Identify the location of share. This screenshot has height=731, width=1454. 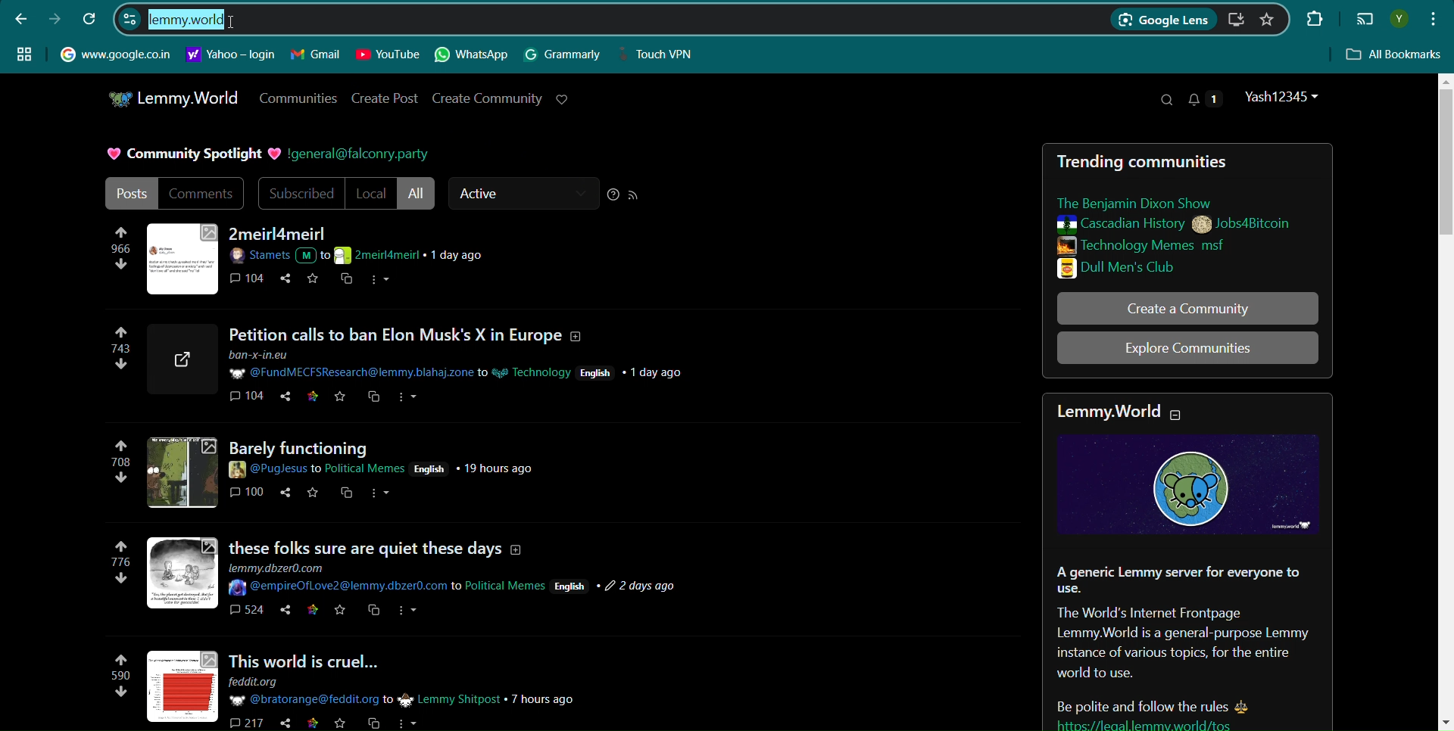
(288, 399).